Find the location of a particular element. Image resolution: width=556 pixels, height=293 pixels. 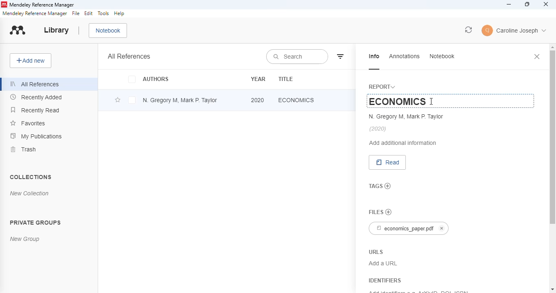

report is located at coordinates (383, 86).